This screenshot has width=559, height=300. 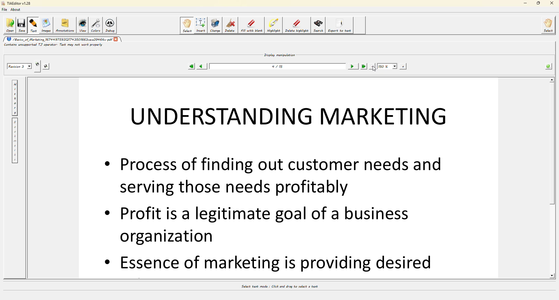 I want to click on next page, so click(x=353, y=66).